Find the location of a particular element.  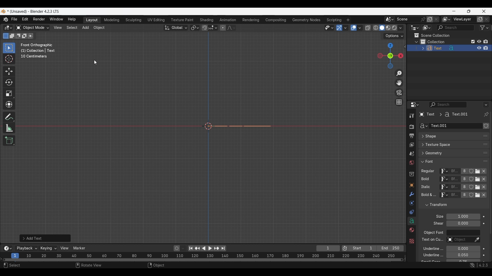

Change order in the list is located at coordinates (486, 203).